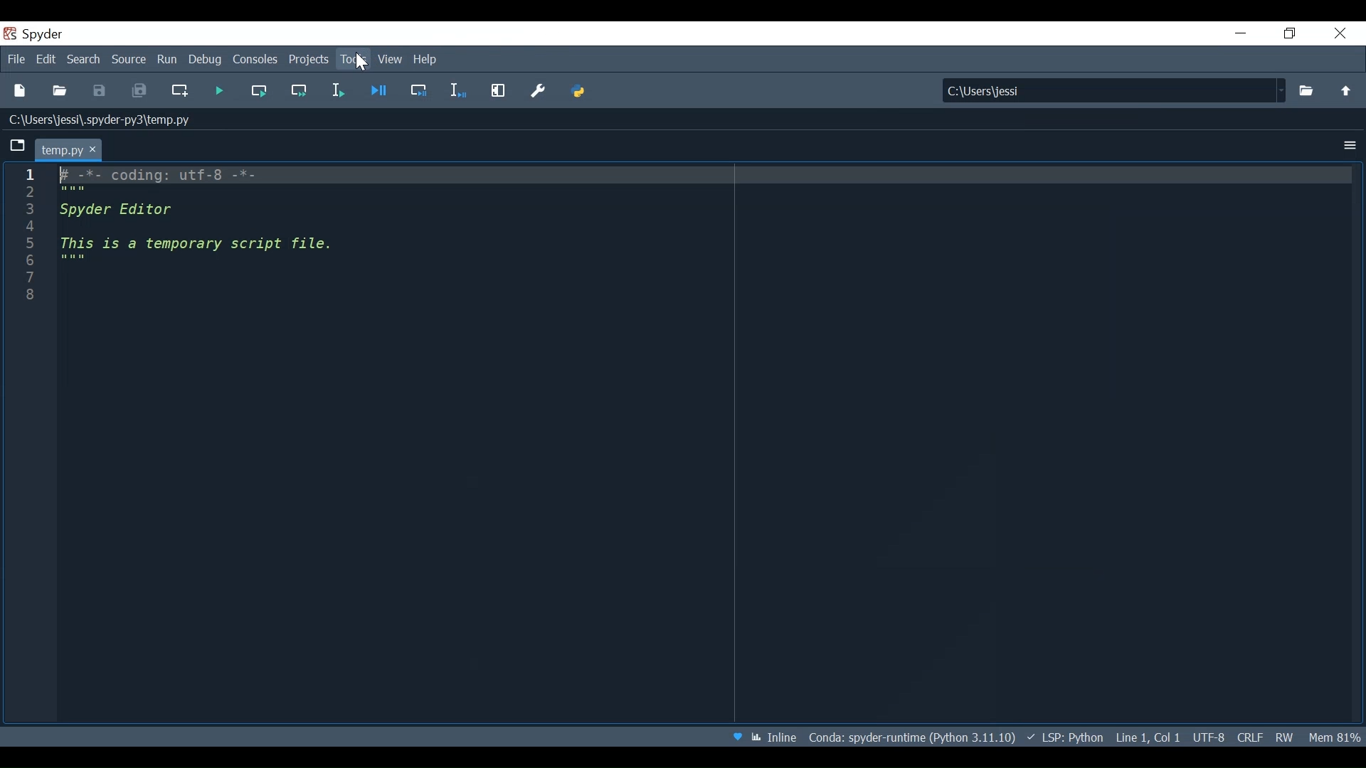  I want to click on Projects, so click(308, 60).